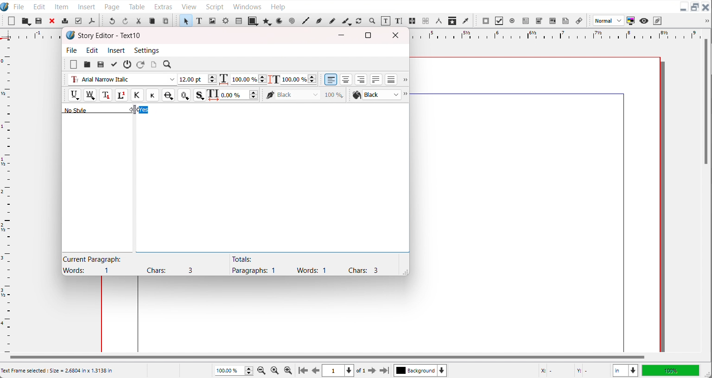 Image resolution: width=712 pixels, height=378 pixels. I want to click on All caps, so click(137, 95).